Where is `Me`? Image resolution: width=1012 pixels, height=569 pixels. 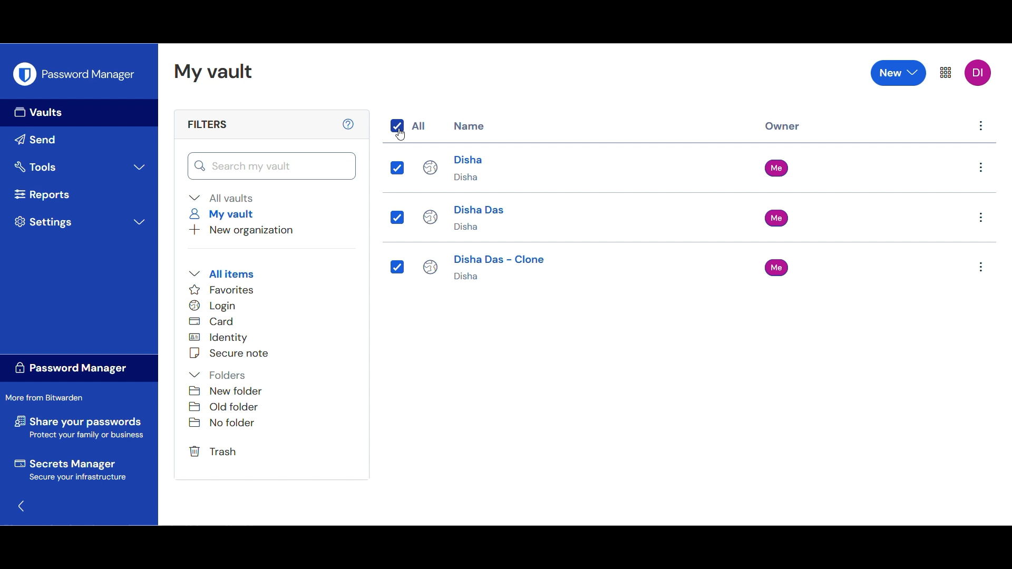 Me is located at coordinates (779, 168).